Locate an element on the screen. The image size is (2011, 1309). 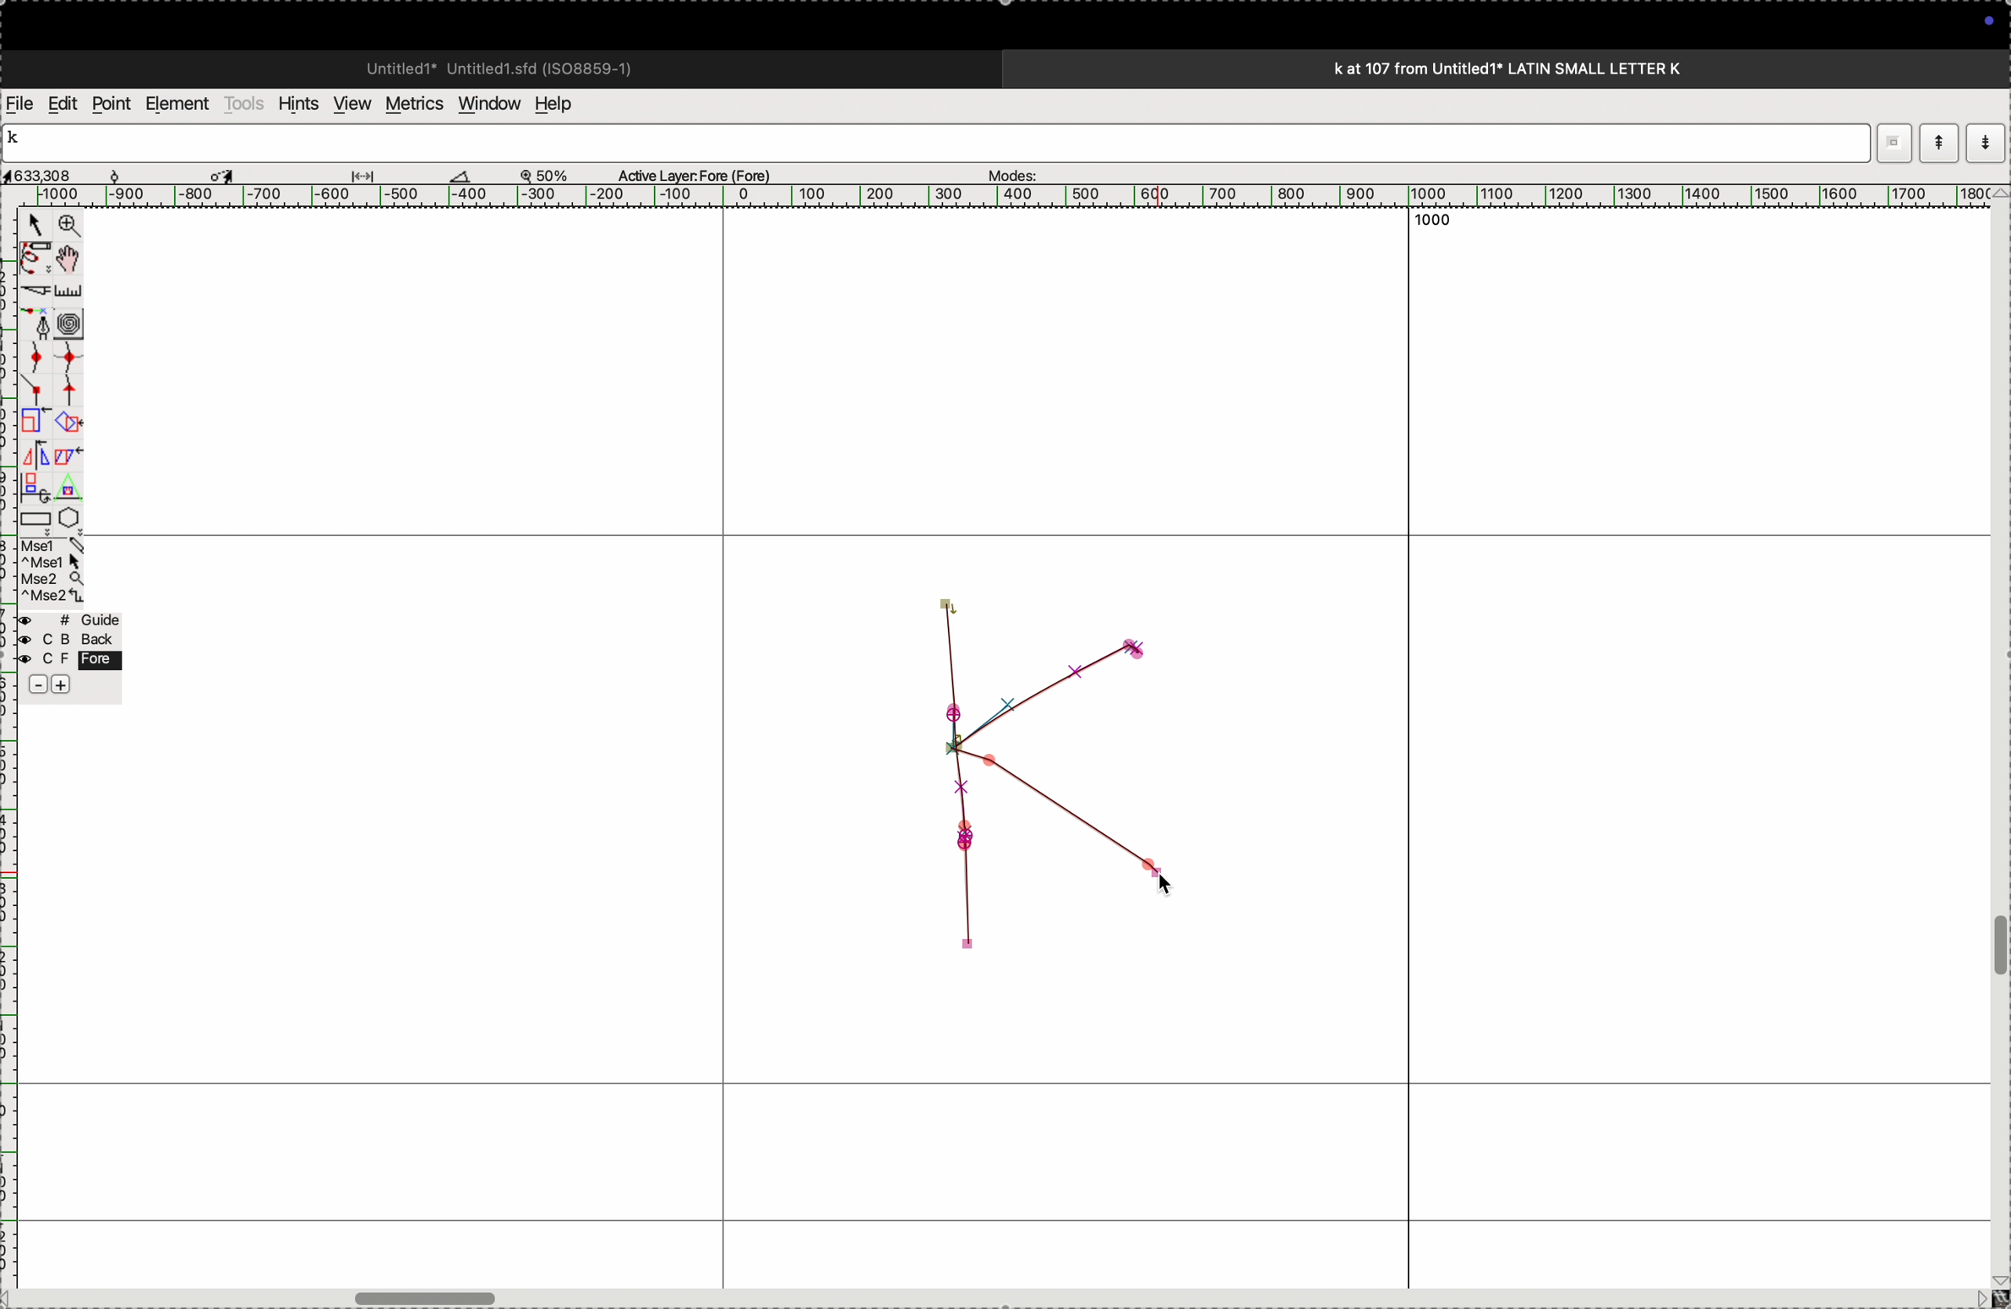
mse is located at coordinates (53, 571).